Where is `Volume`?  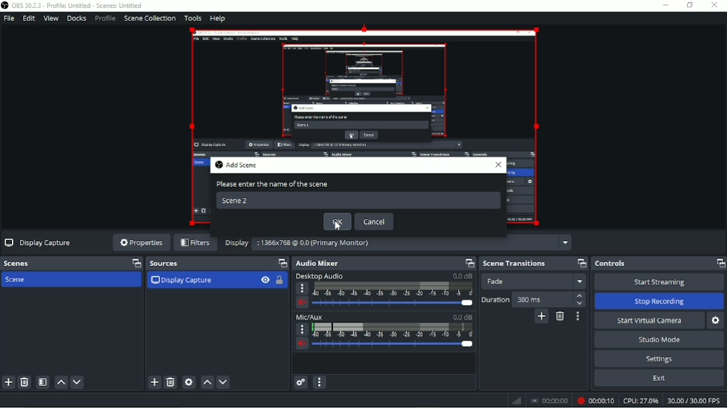
Volume is located at coordinates (303, 303).